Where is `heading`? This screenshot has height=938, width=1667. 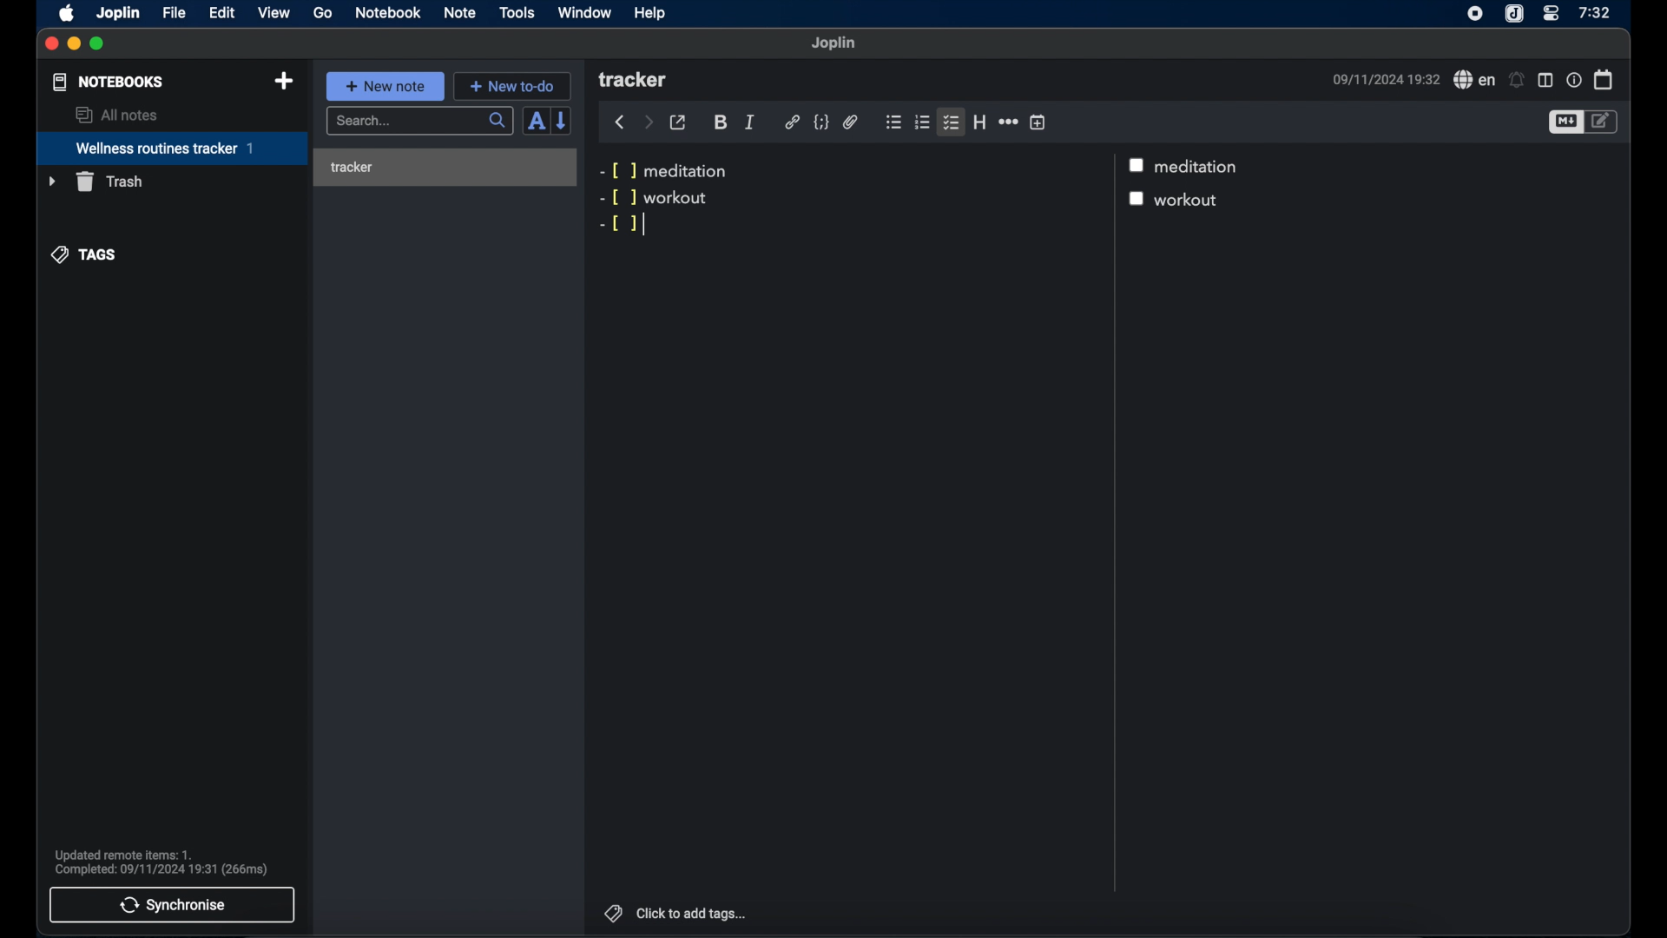
heading is located at coordinates (979, 122).